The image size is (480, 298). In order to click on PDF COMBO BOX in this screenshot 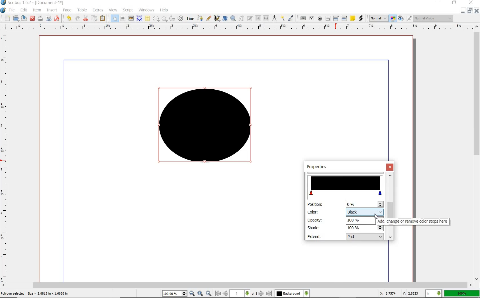, I will do `click(336, 18)`.